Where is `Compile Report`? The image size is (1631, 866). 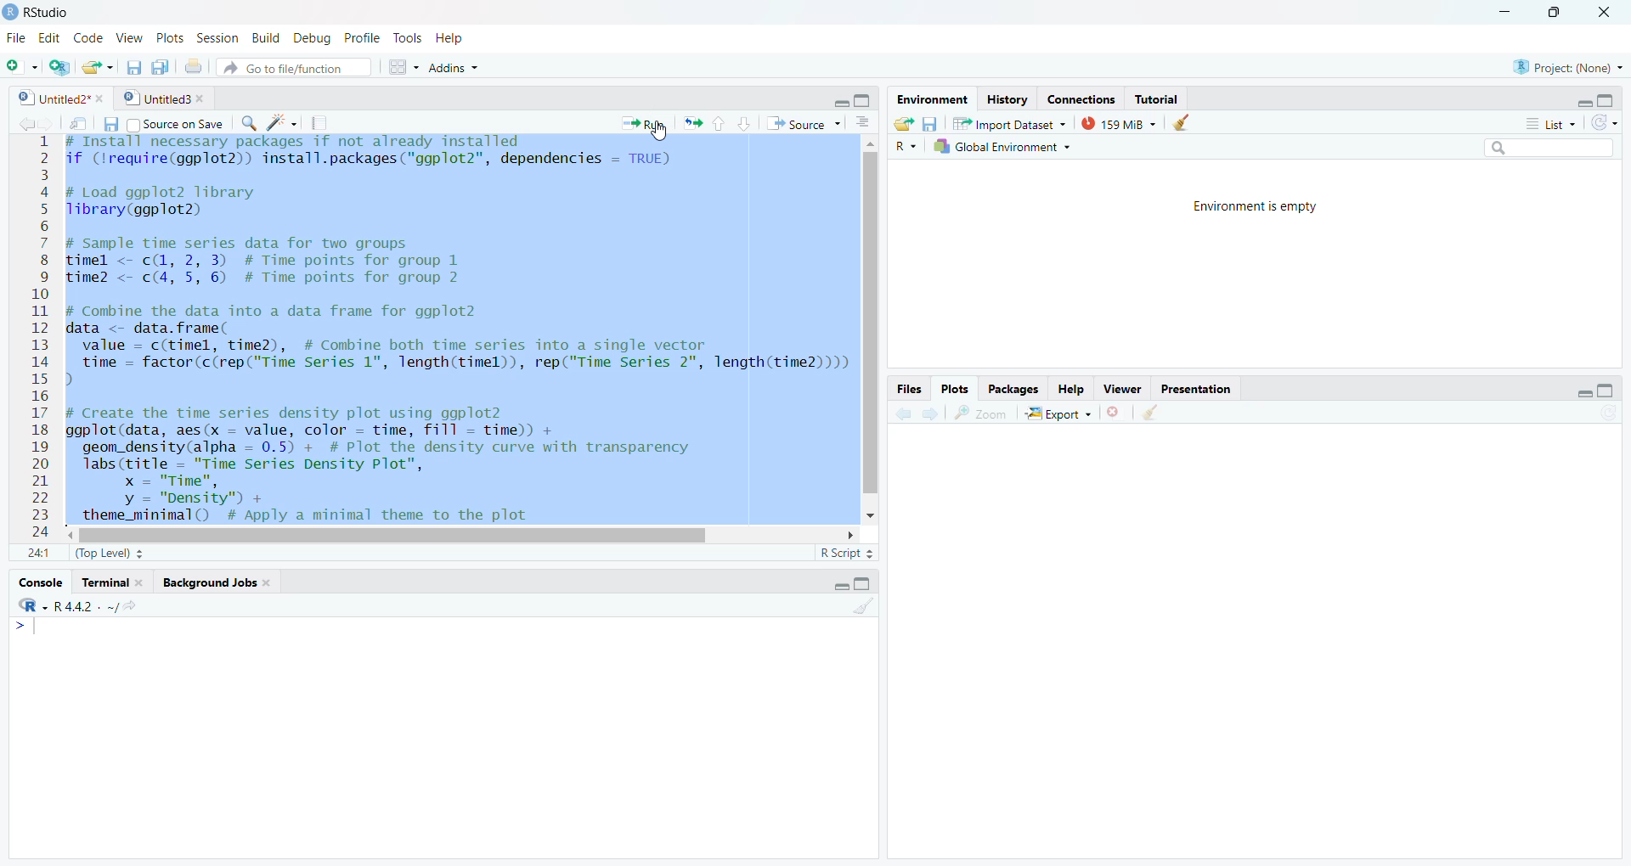
Compile Report is located at coordinates (319, 124).